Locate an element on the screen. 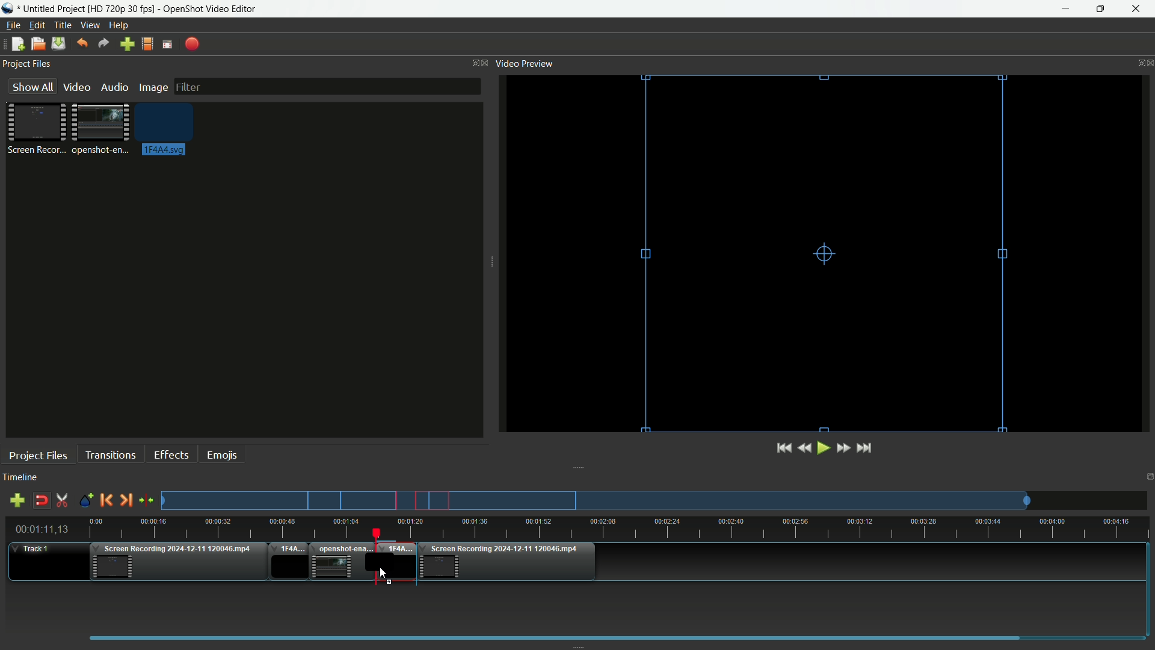  Quickly play backward is located at coordinates (807, 448).